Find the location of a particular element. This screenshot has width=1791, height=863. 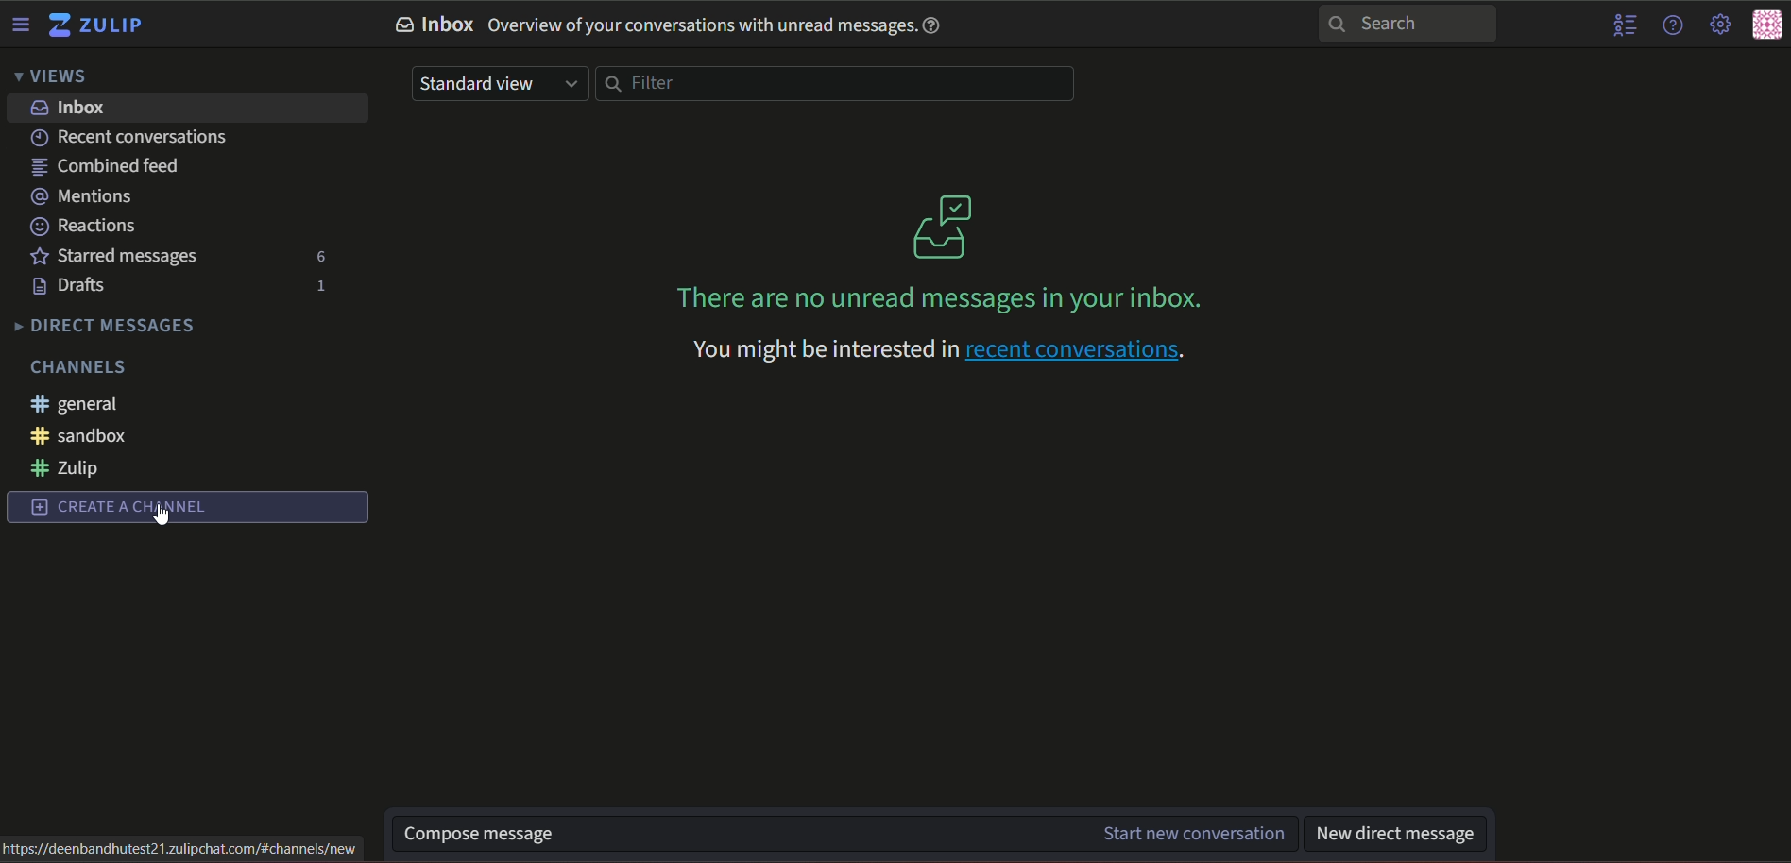

inbox is located at coordinates (71, 108).